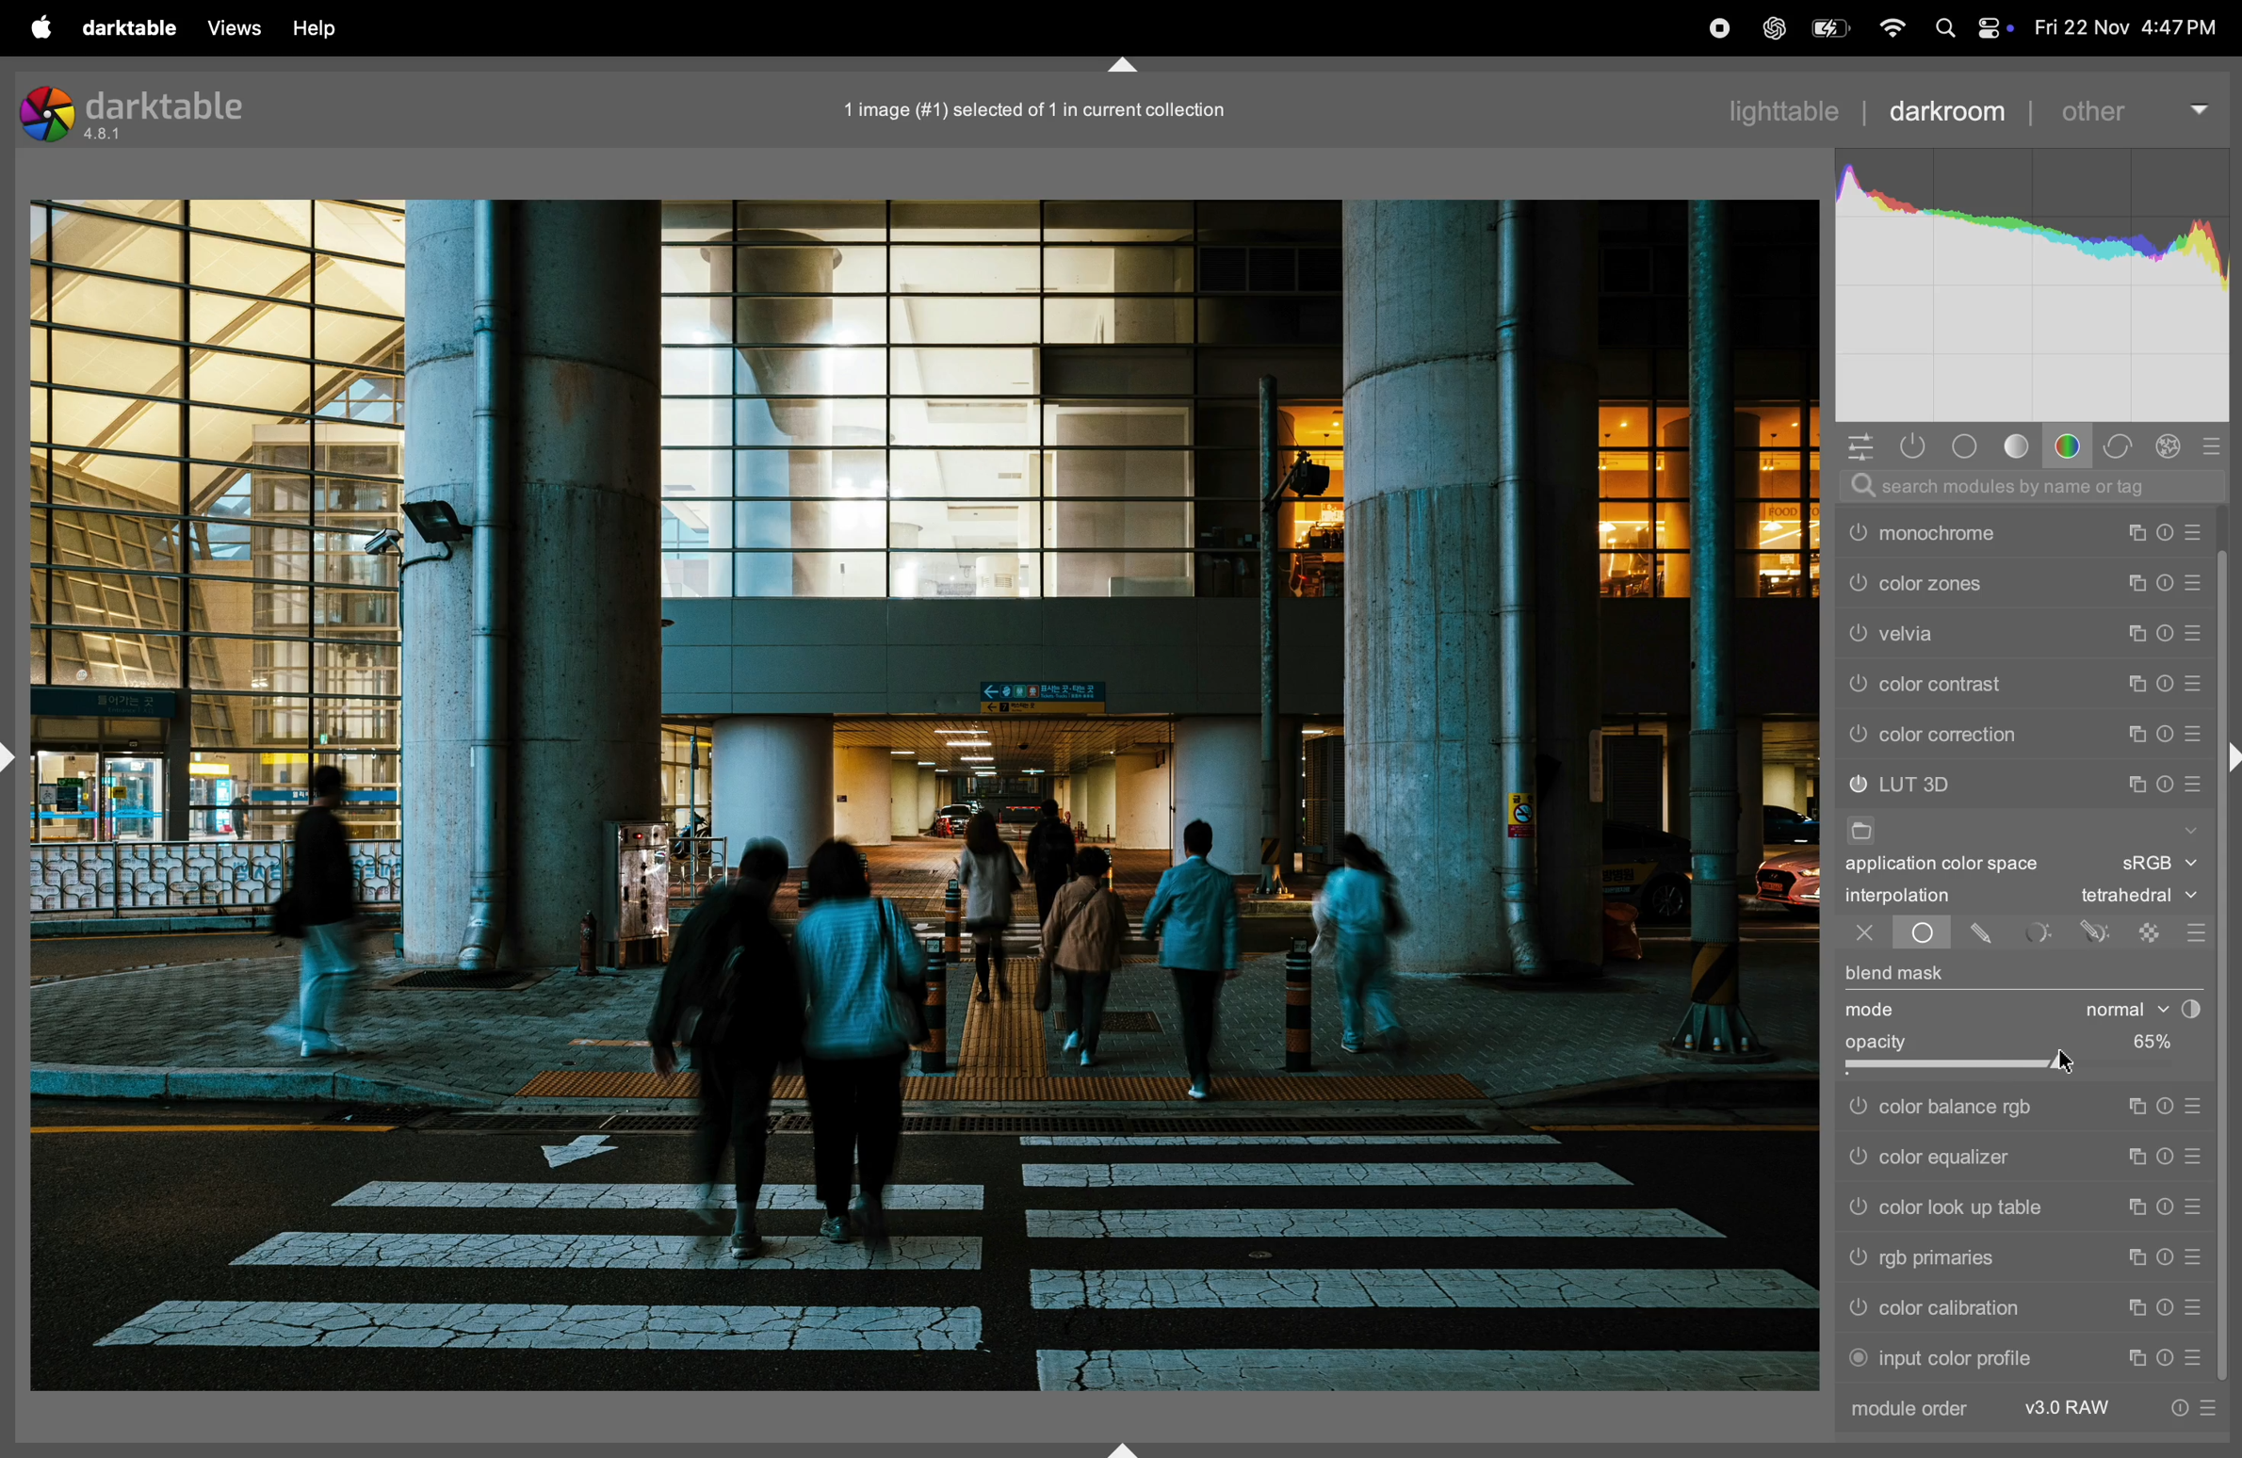  I want to click on multiple intance actions, so click(2135, 578).